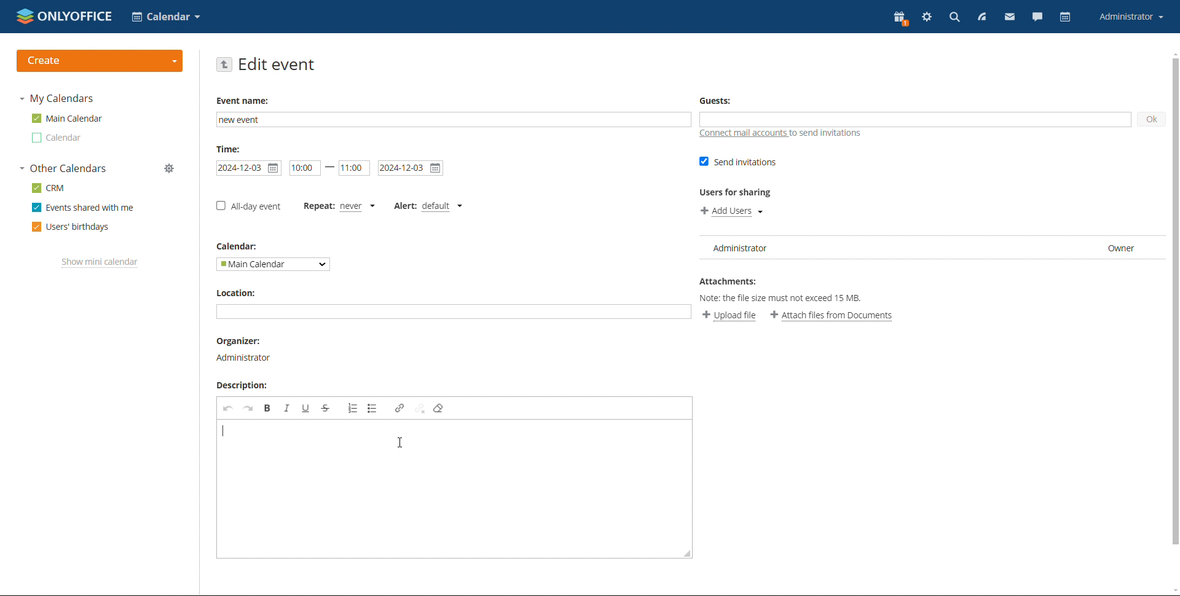  Describe the element at coordinates (100, 263) in the screenshot. I see `show mini calendar` at that location.